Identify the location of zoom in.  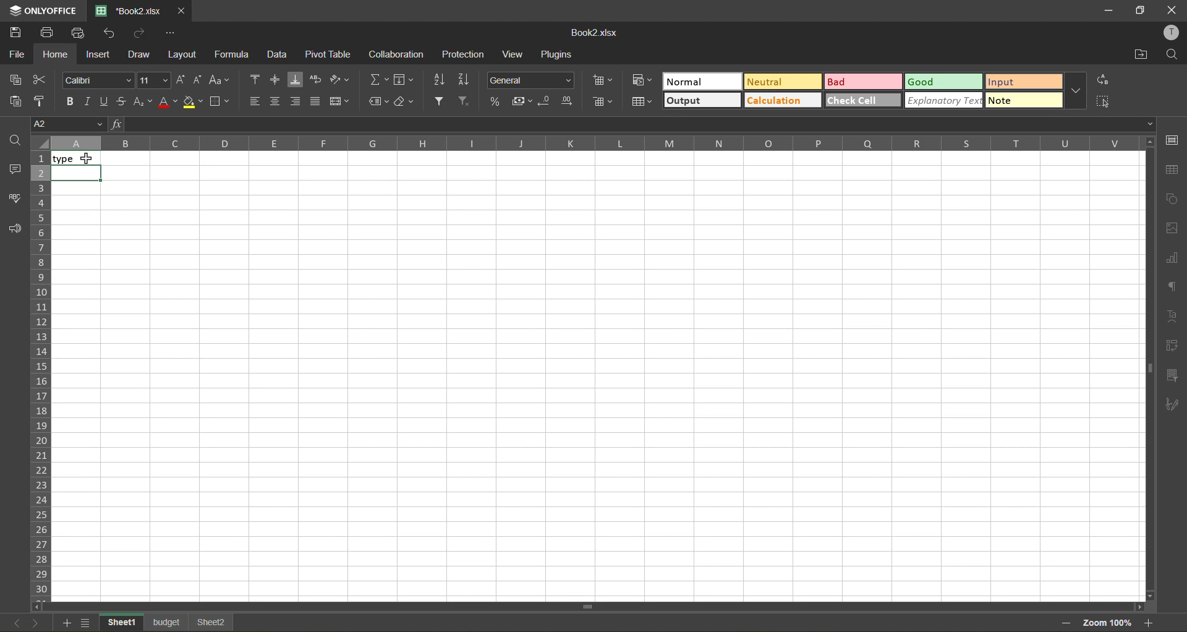
(1151, 621).